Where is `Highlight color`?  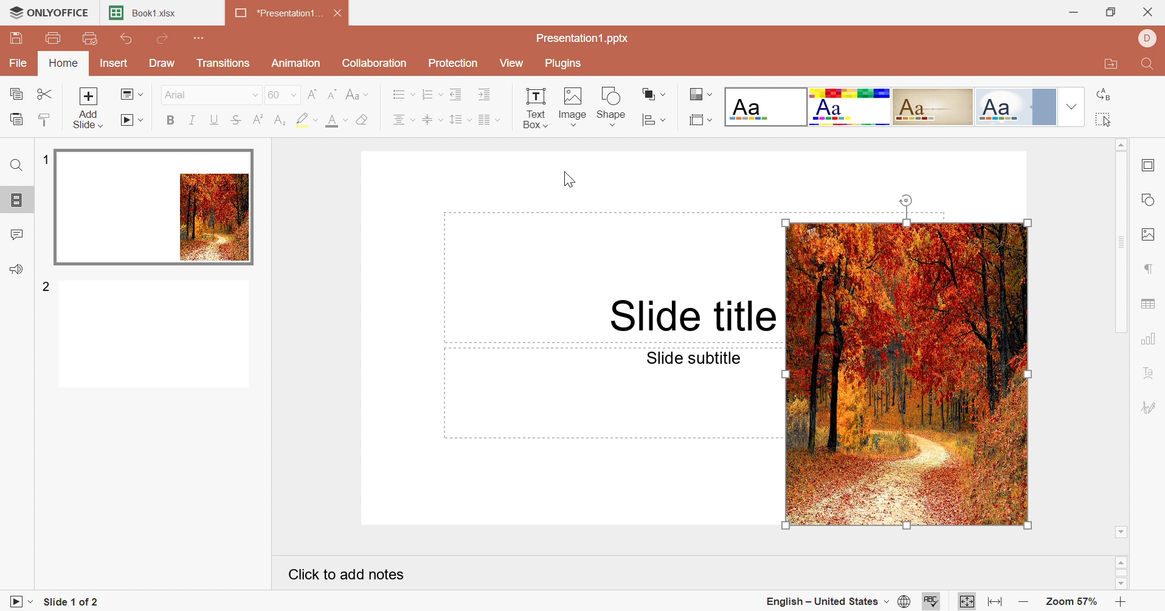
Highlight color is located at coordinates (304, 120).